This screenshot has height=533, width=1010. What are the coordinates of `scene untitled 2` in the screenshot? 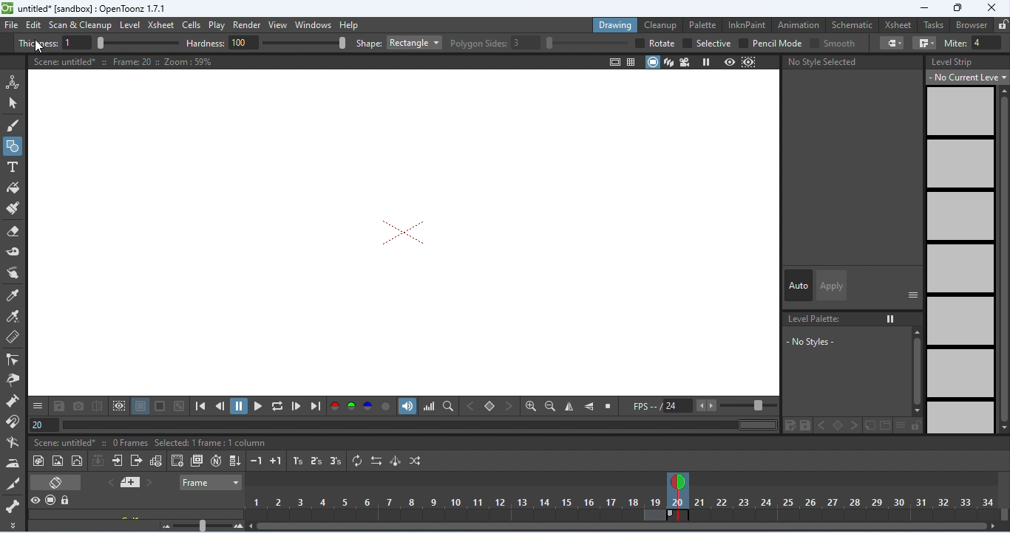 It's located at (95, 514).